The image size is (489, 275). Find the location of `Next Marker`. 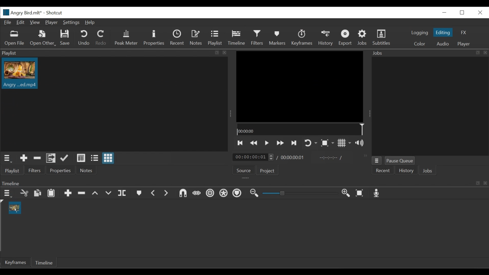

Next Marker is located at coordinates (166, 193).